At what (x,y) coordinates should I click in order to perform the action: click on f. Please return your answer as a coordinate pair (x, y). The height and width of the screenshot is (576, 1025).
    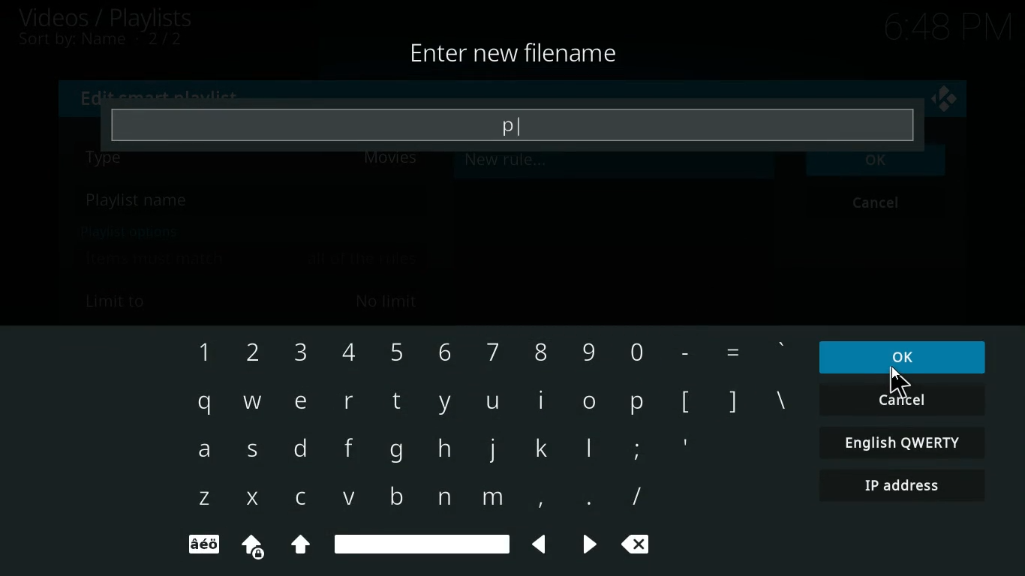
    Looking at the image, I should click on (343, 450).